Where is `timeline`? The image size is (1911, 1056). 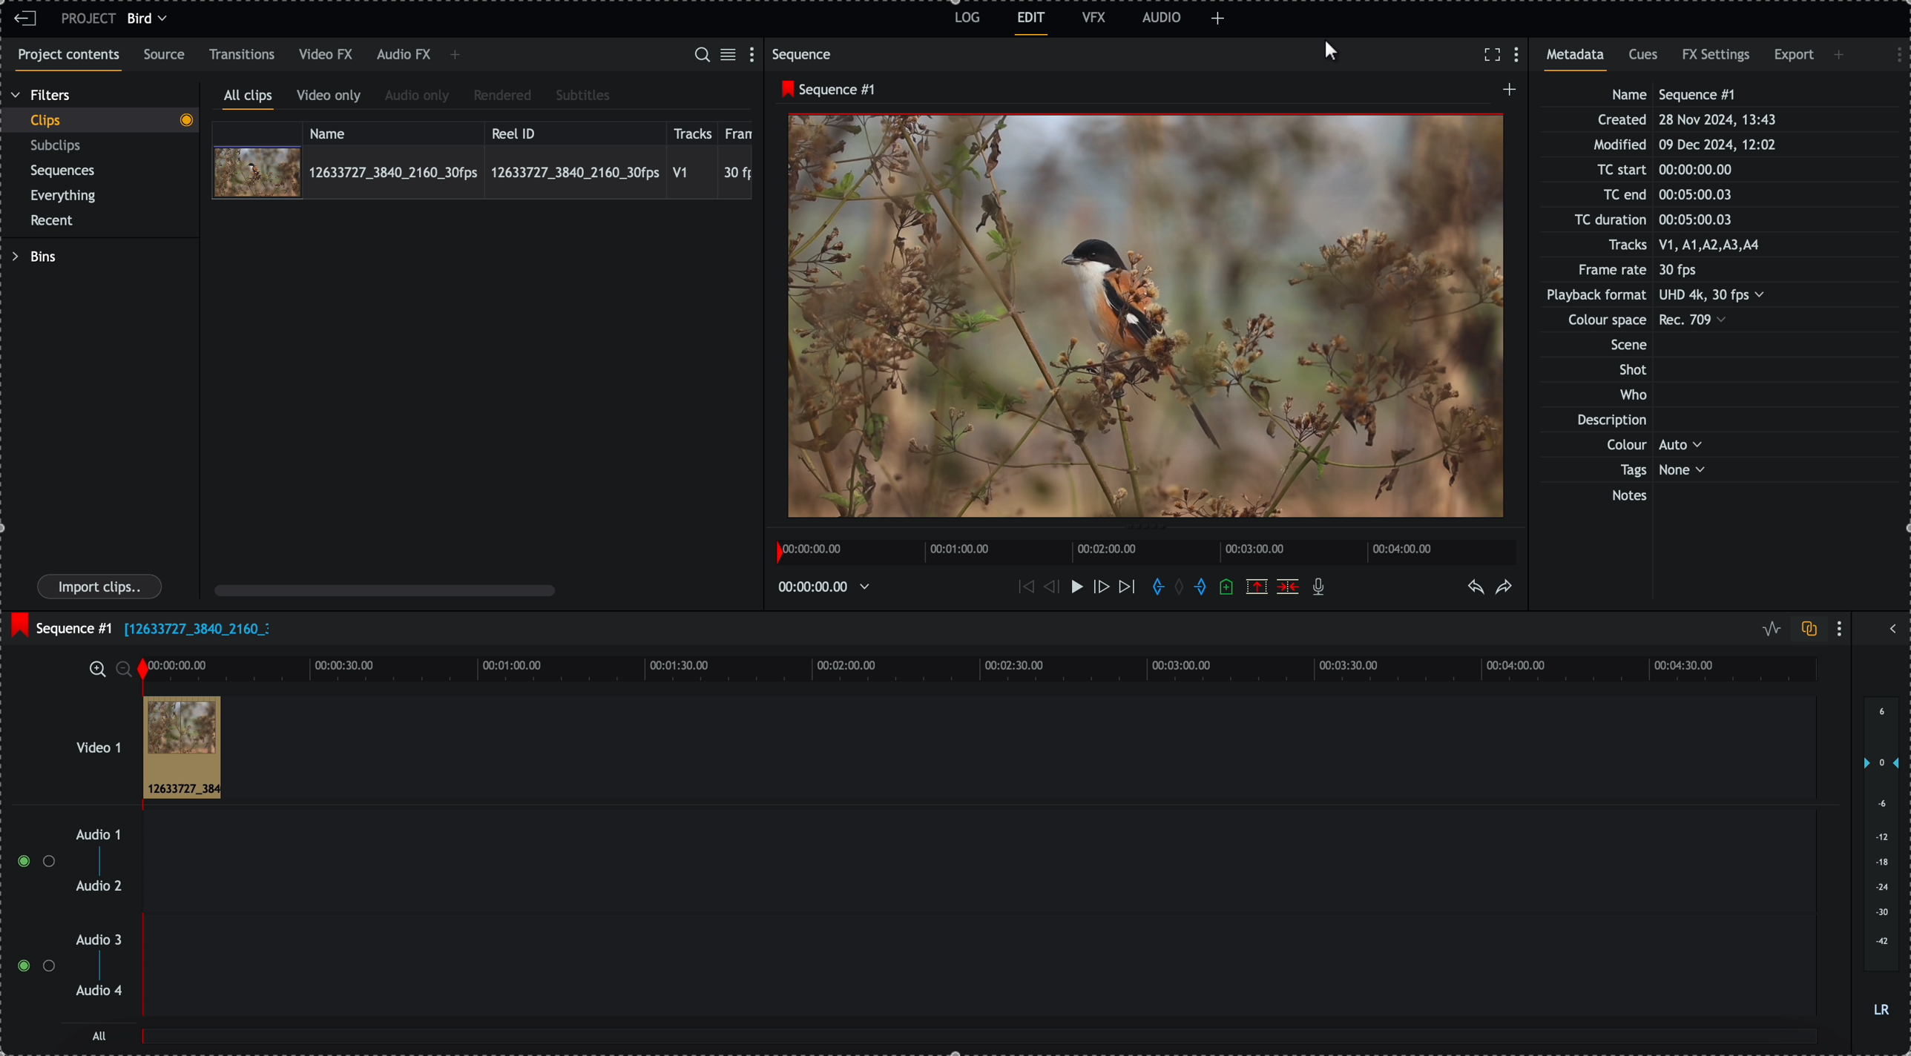
timeline is located at coordinates (1150, 550).